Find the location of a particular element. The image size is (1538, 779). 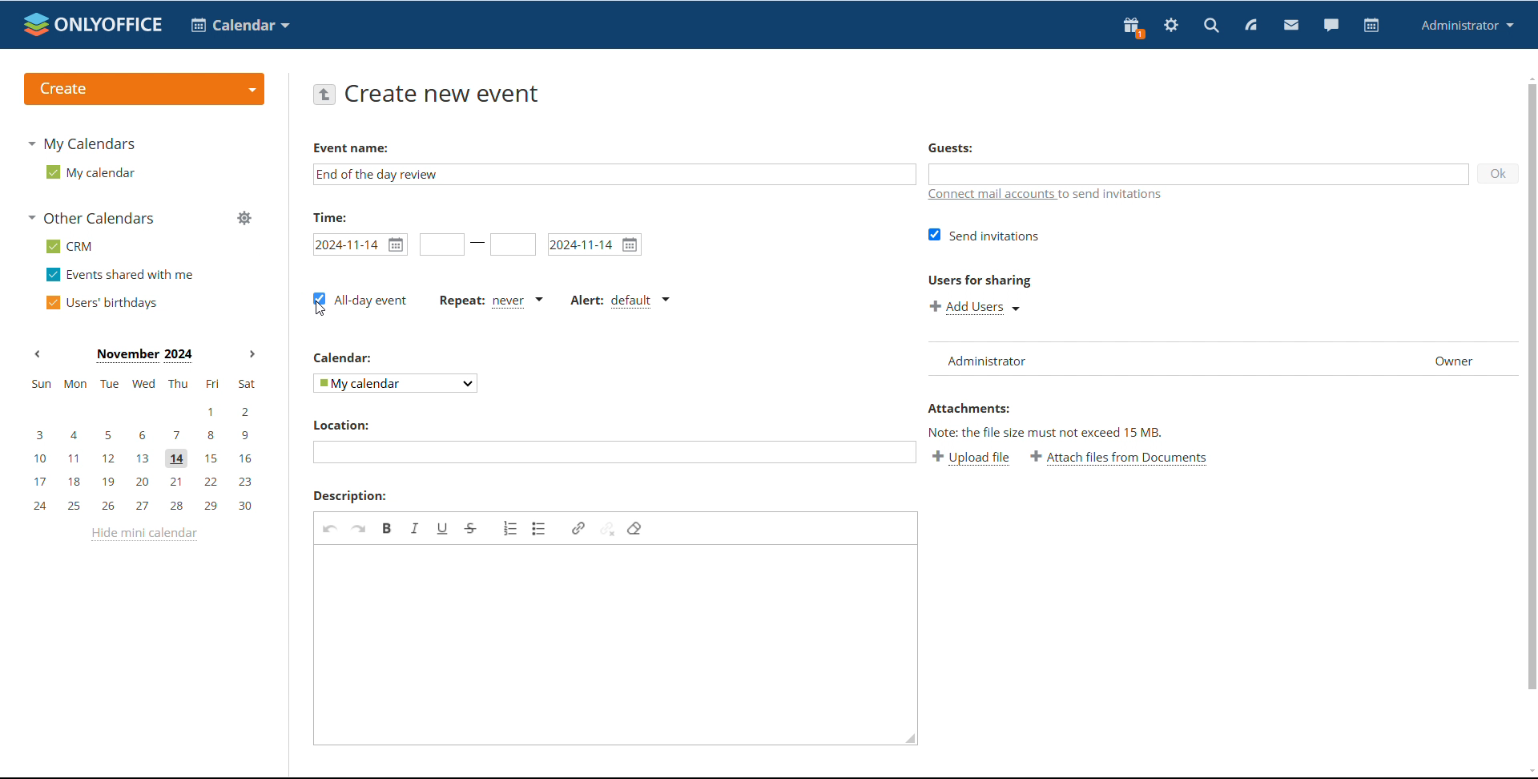

calendar is located at coordinates (1371, 26).